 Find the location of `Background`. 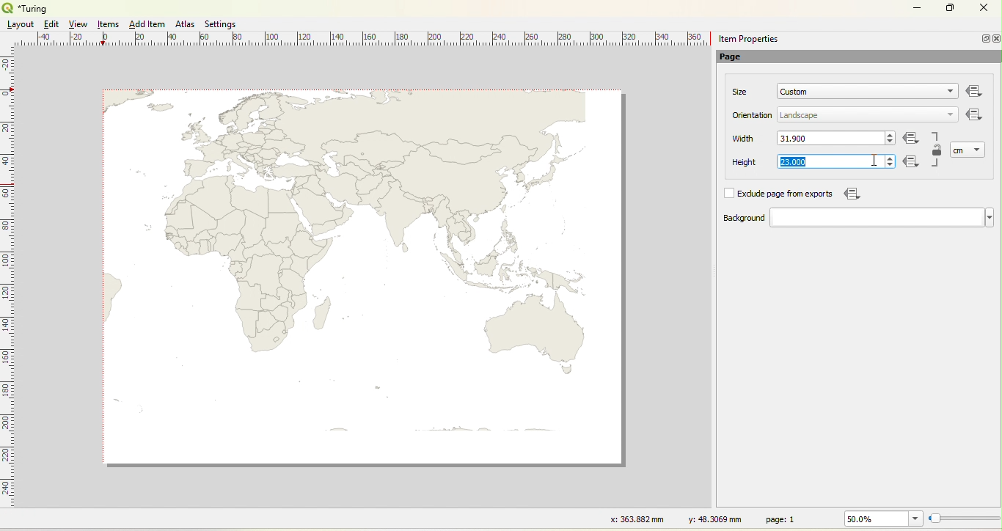

Background is located at coordinates (729, 219).